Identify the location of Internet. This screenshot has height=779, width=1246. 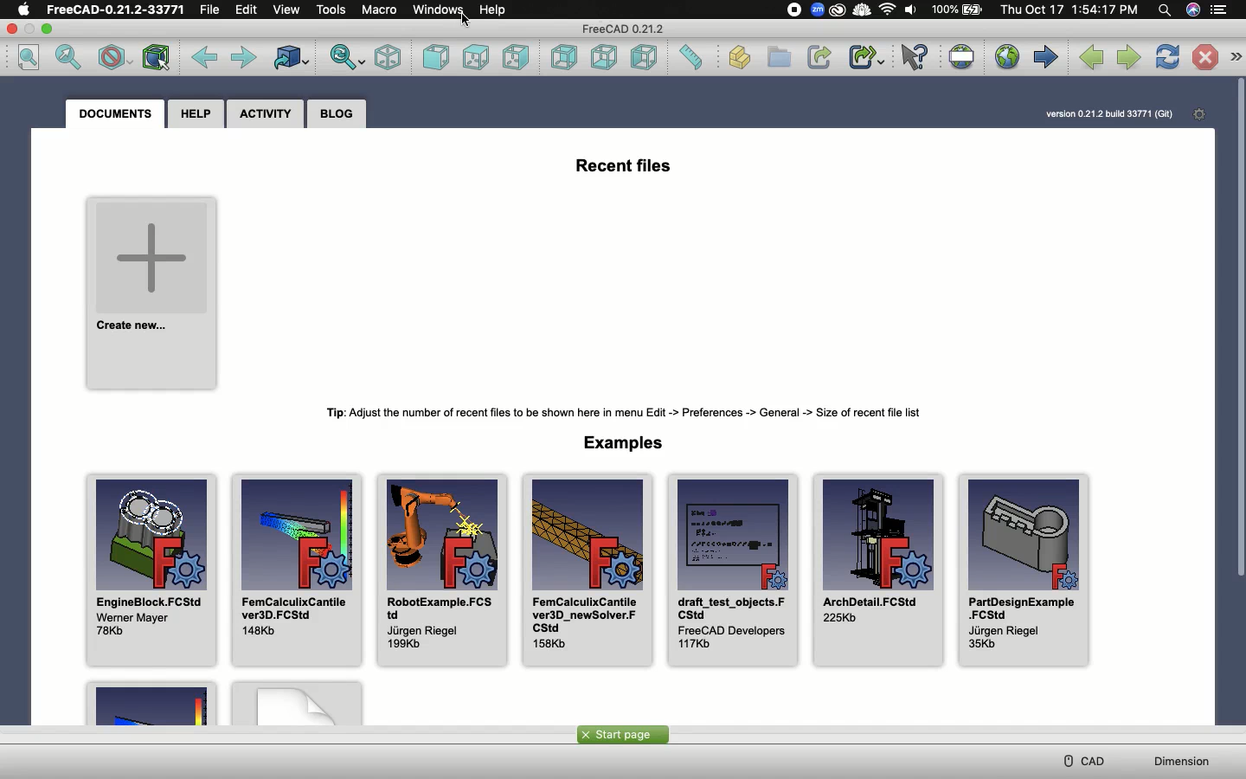
(887, 10).